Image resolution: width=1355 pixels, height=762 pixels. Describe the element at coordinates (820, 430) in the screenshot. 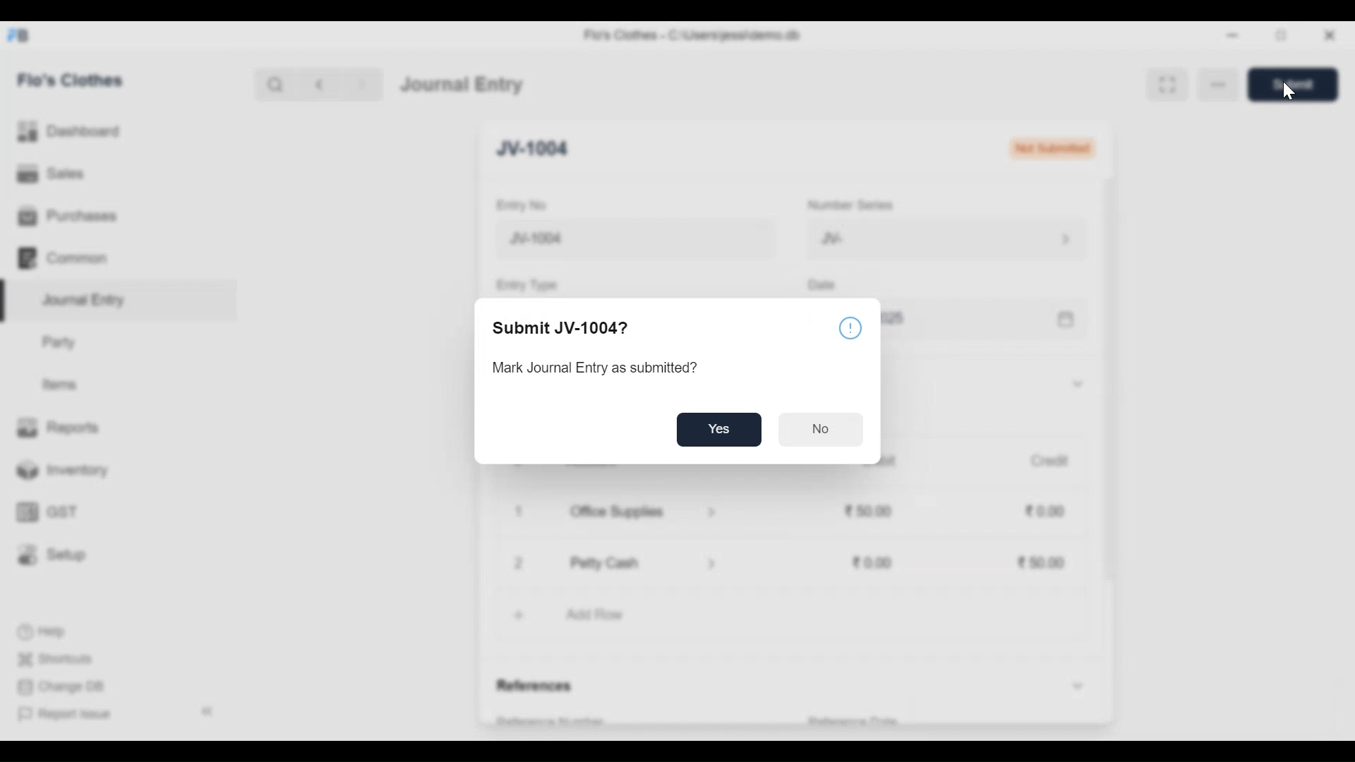

I see `No` at that location.